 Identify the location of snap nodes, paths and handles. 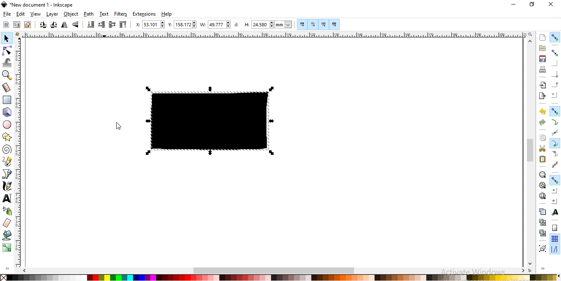
(555, 111).